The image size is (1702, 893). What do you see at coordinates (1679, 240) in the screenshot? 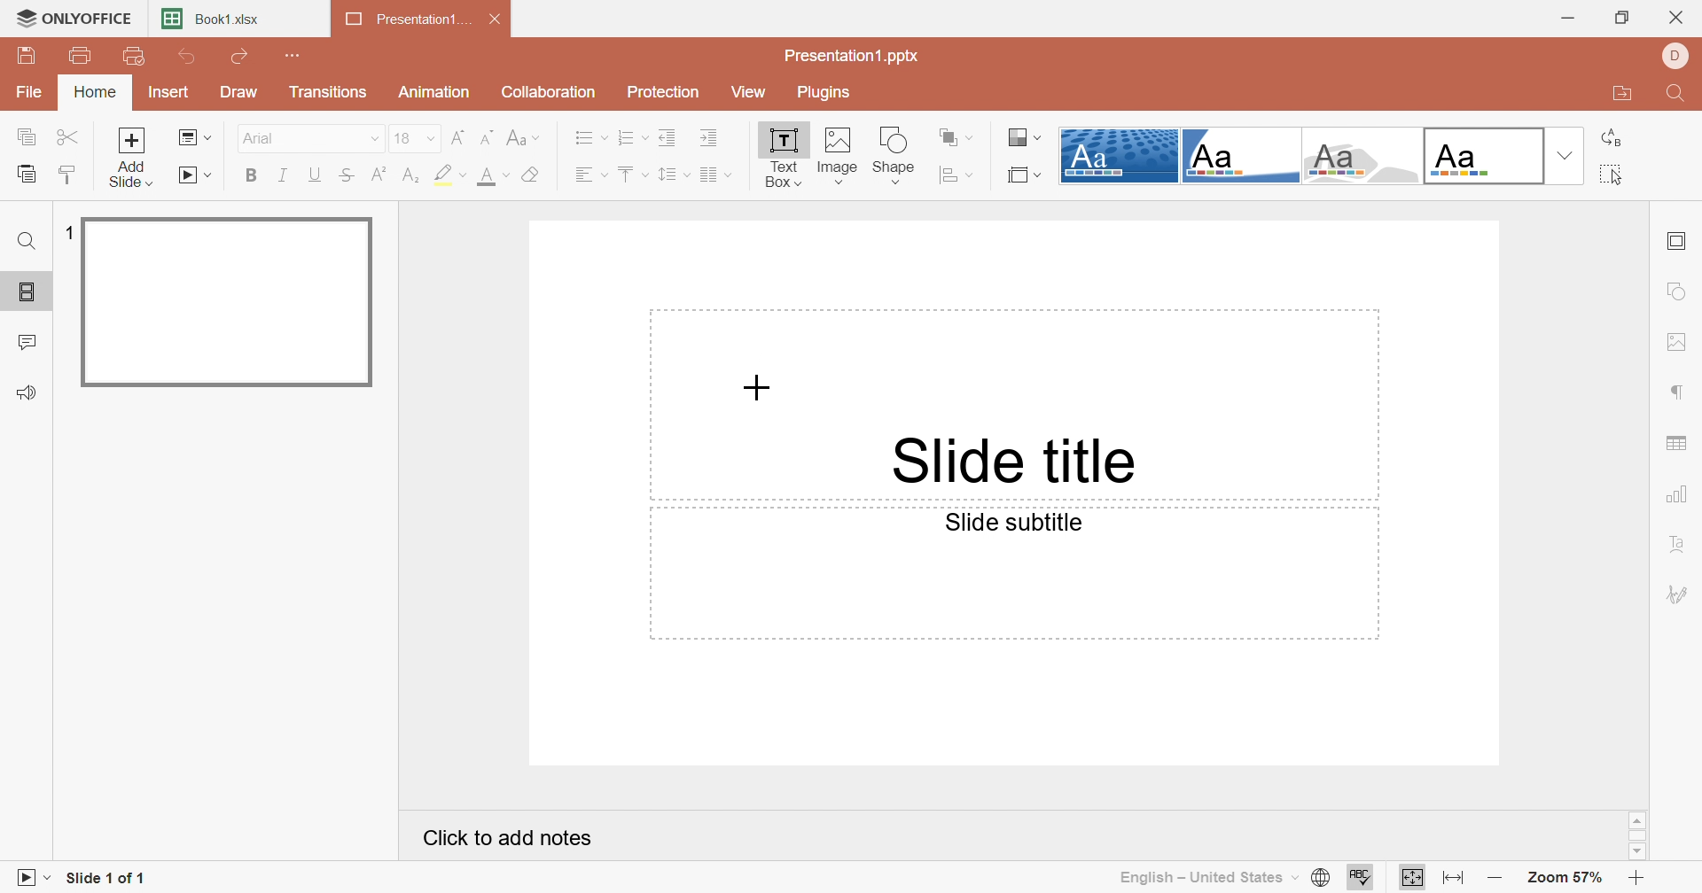
I see `Slide settings` at bounding box center [1679, 240].